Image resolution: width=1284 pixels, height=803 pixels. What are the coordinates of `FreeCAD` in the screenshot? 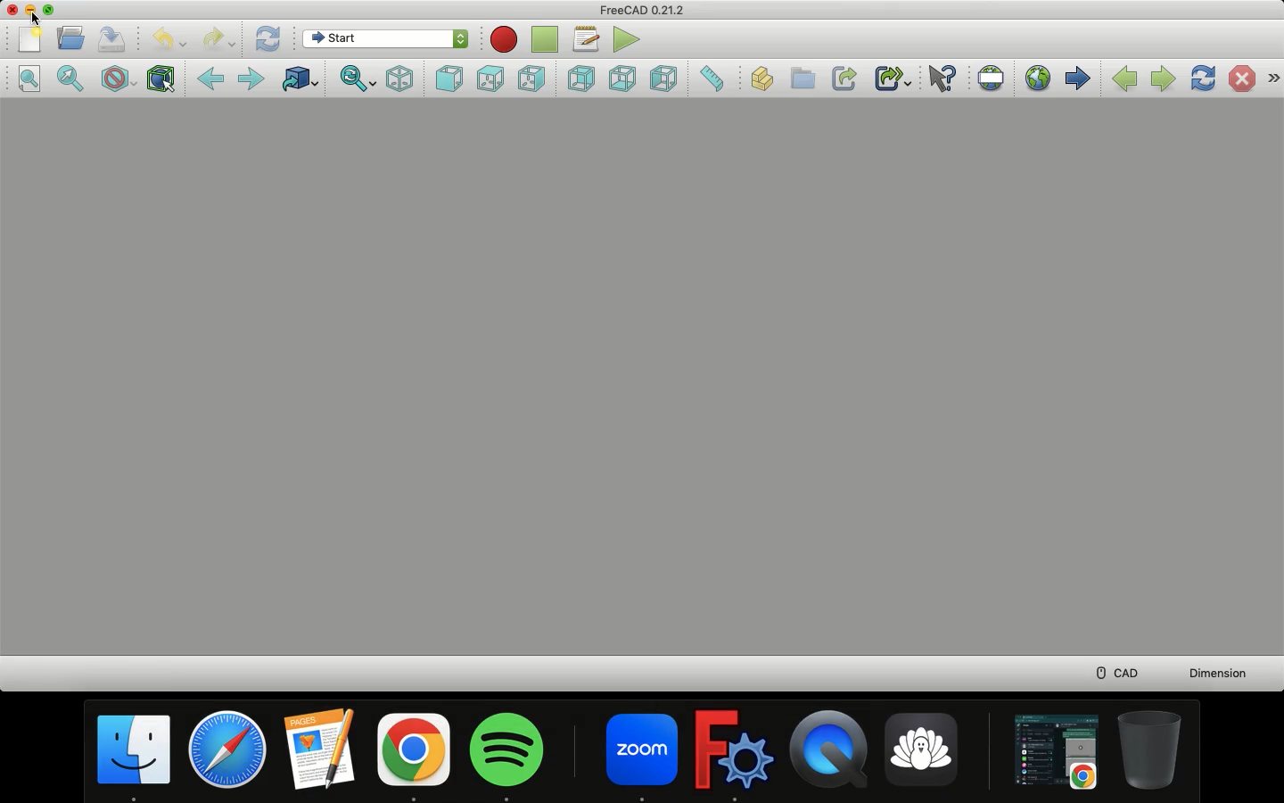 It's located at (732, 754).